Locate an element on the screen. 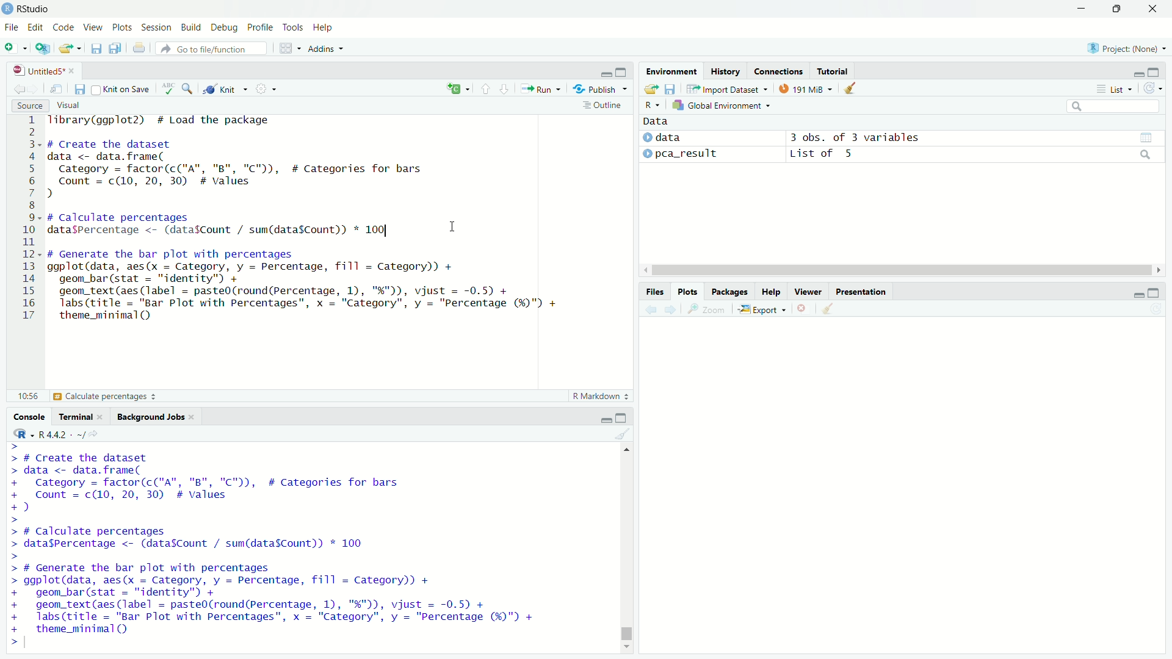 Image resolution: width=1172 pixels, height=659 pixels. lines is located at coordinates (31, 219).